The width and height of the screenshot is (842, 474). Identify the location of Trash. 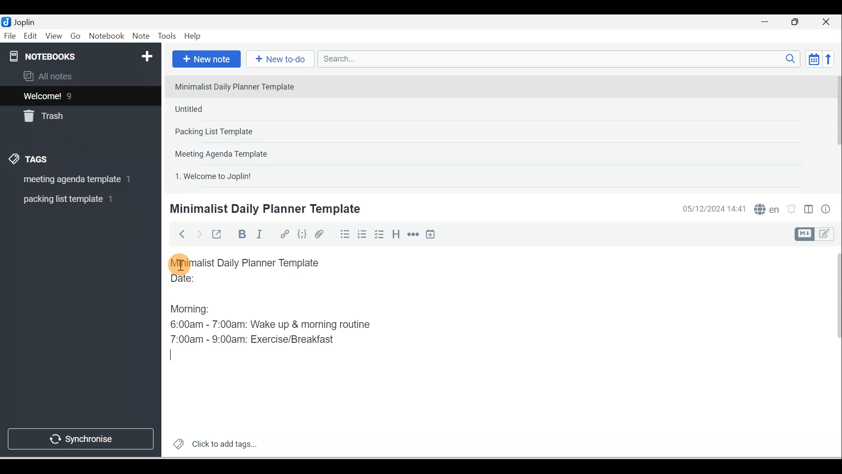
(64, 114).